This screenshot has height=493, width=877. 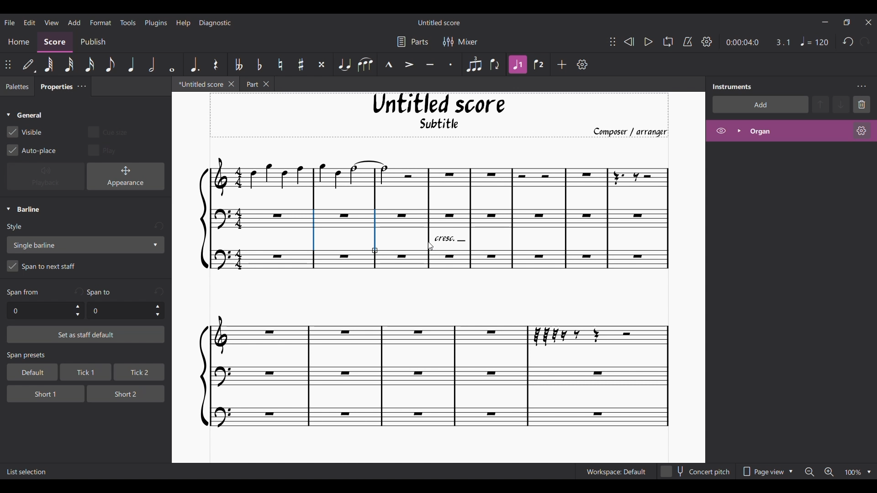 What do you see at coordinates (821, 104) in the screenshot?
I see `Move selection up` at bounding box center [821, 104].